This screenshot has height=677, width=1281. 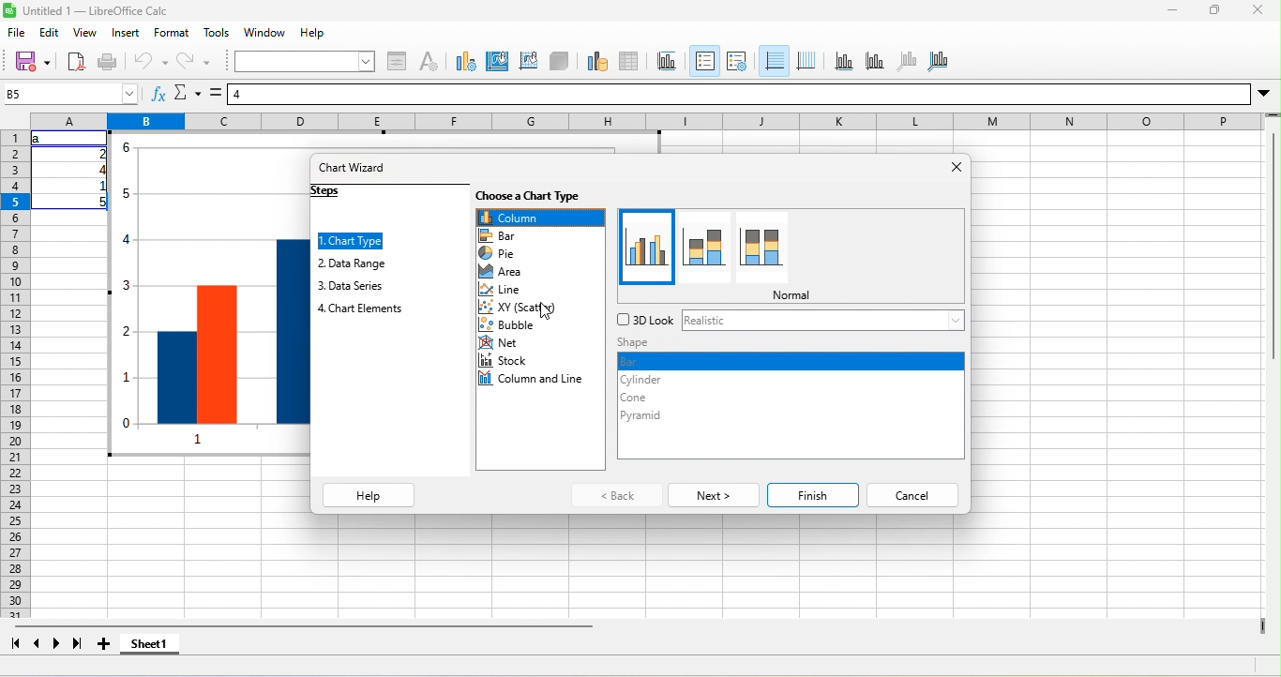 I want to click on maximize, so click(x=1214, y=9).